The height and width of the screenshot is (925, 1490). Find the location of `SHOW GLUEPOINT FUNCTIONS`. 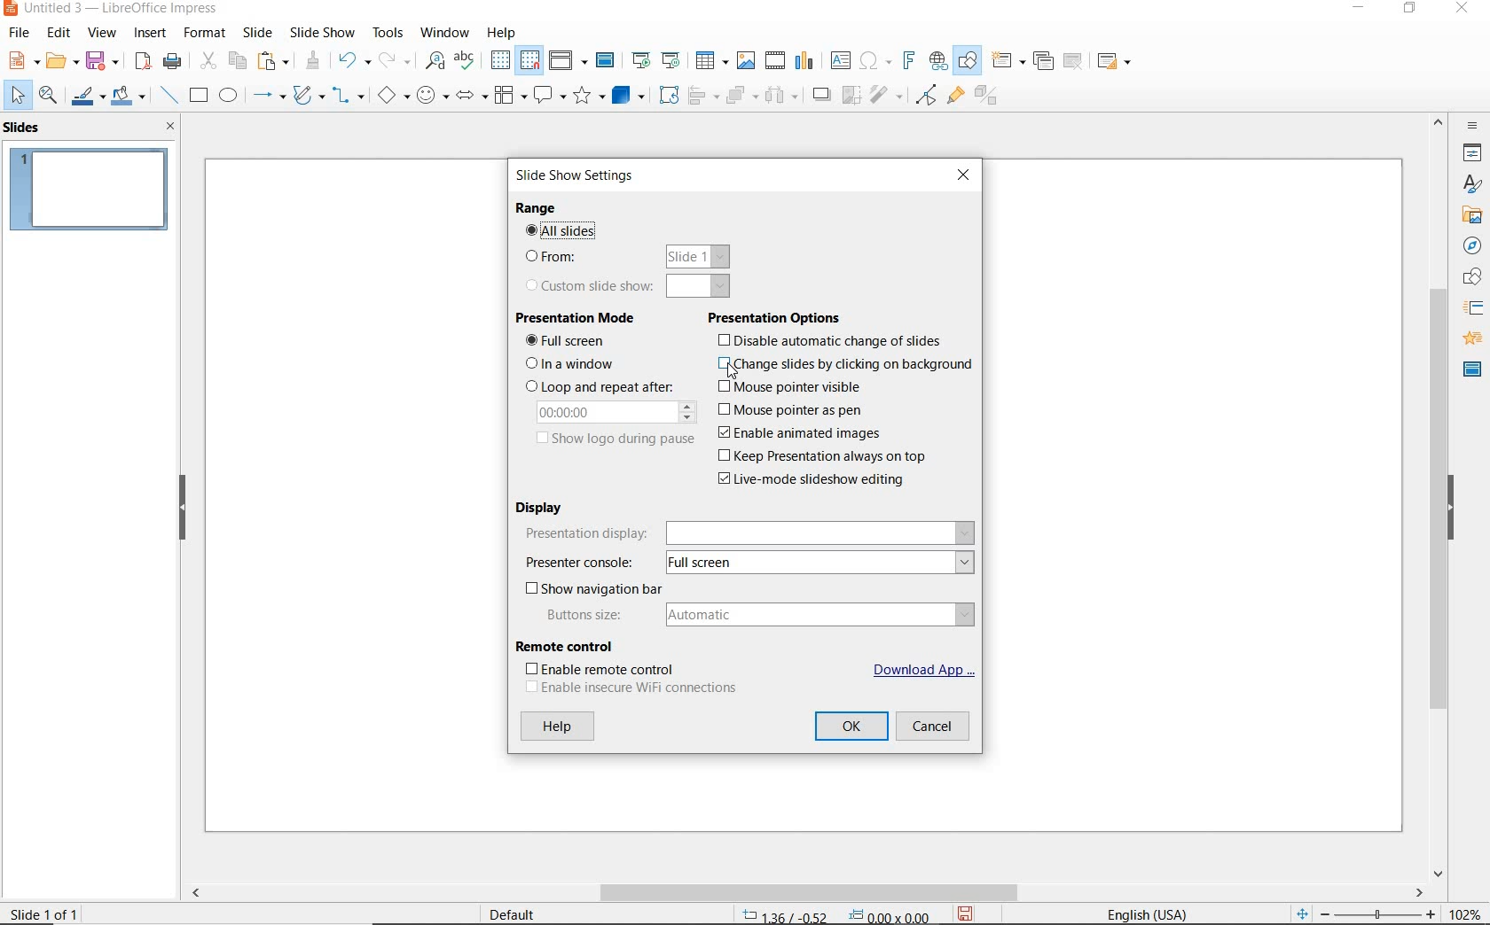

SHOW GLUEPOINT FUNCTIONS is located at coordinates (956, 96).